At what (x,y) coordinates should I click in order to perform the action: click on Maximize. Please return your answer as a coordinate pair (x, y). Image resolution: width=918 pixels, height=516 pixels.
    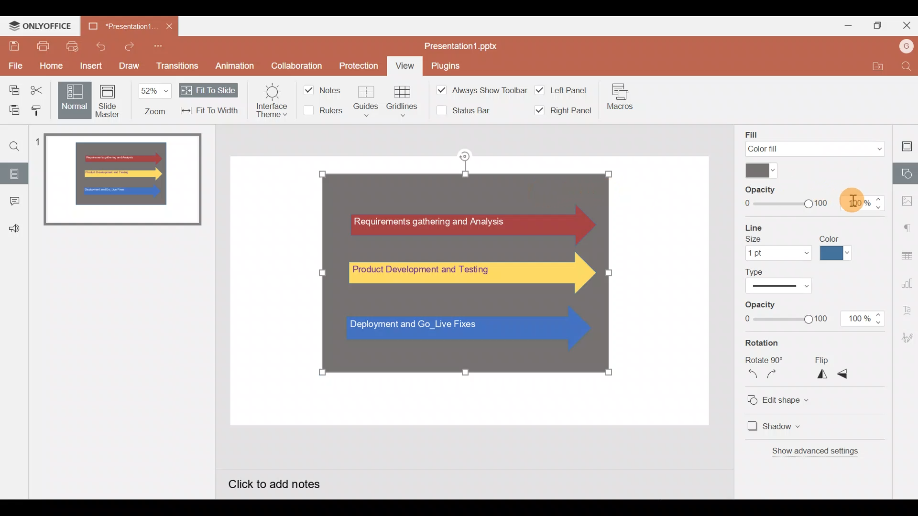
    Looking at the image, I should click on (878, 26).